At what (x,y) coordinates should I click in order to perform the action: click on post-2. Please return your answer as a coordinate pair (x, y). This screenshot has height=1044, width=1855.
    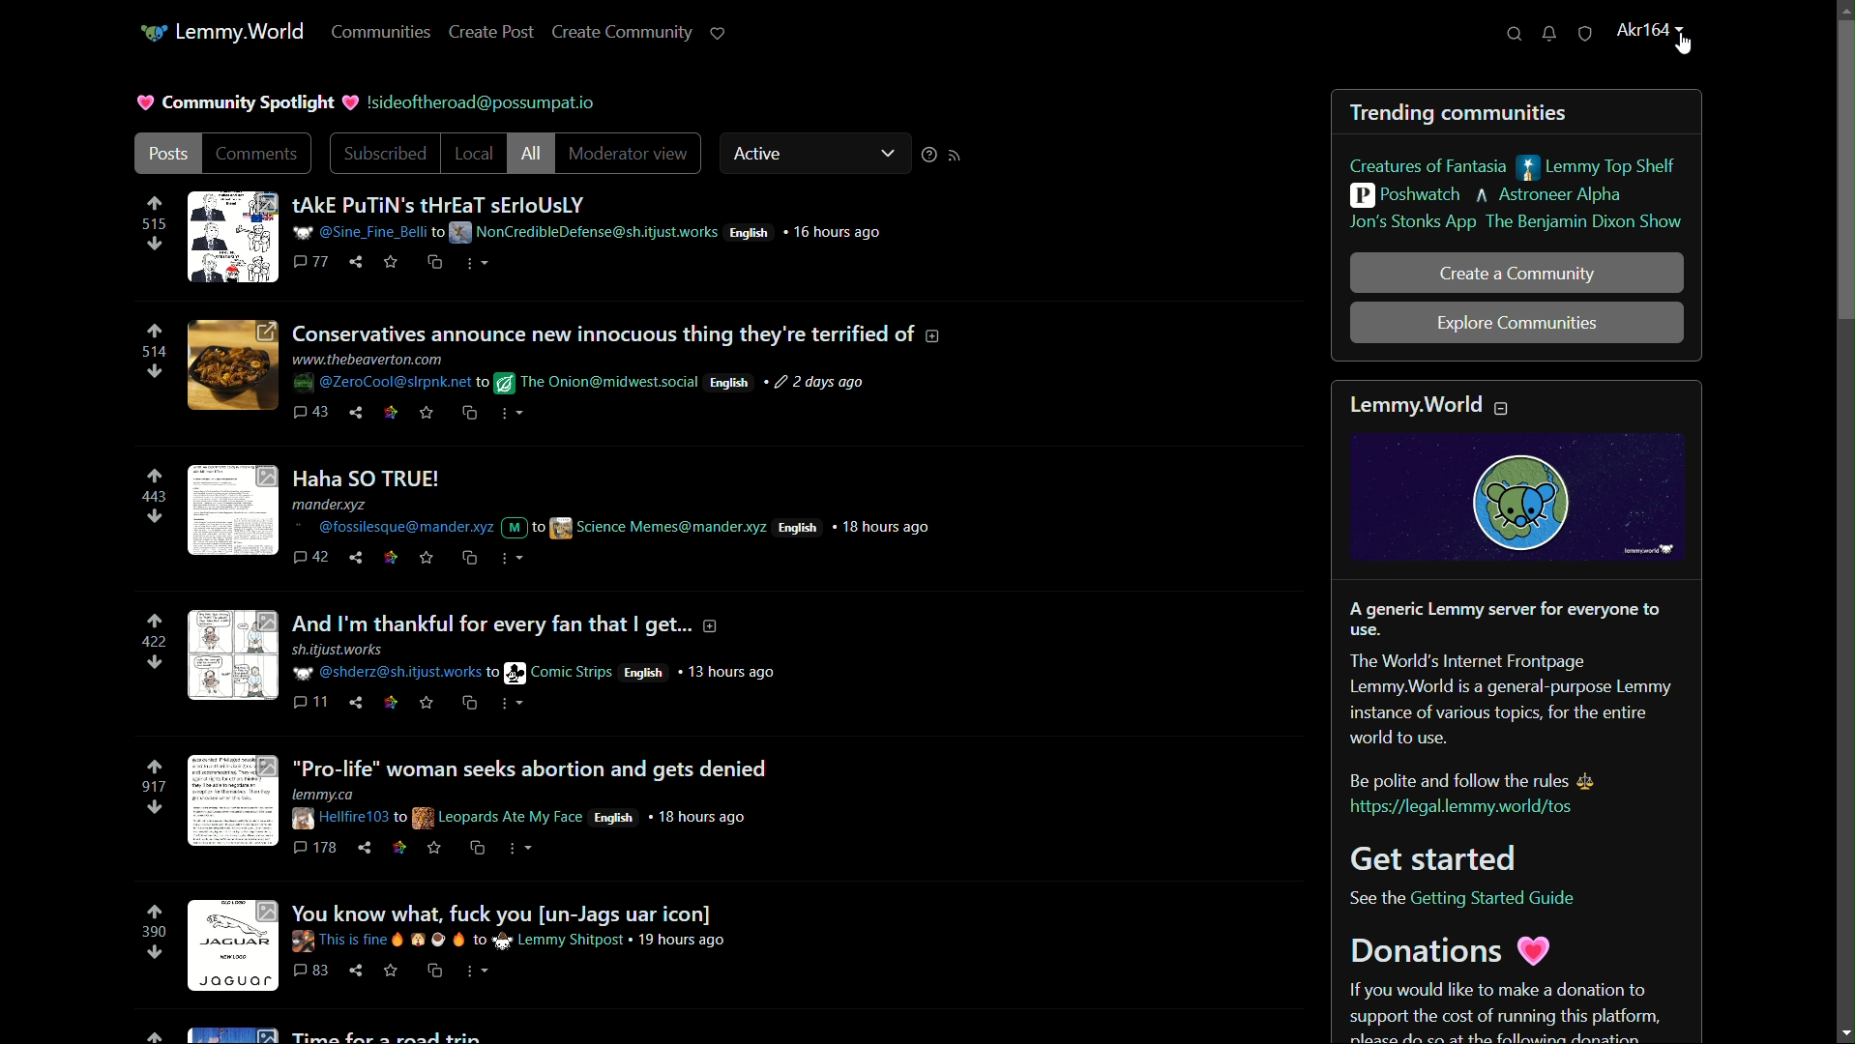
    Looking at the image, I should click on (565, 370).